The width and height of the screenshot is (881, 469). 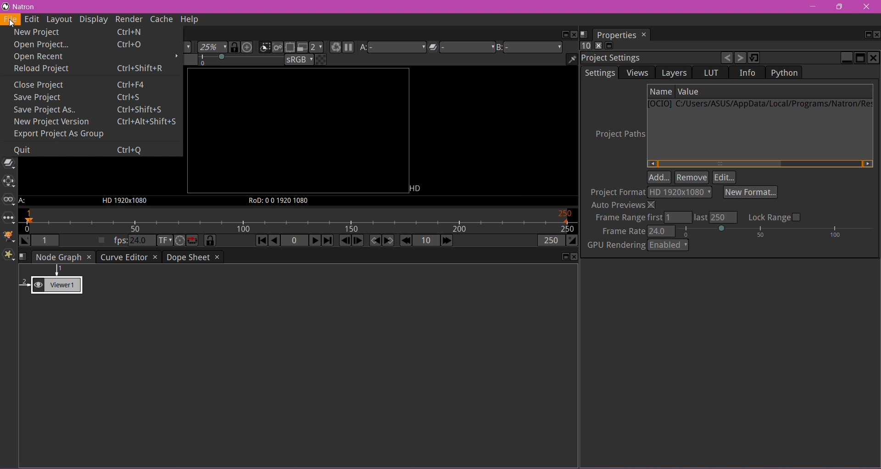 What do you see at coordinates (406, 241) in the screenshot?
I see `Previous Increment` at bounding box center [406, 241].